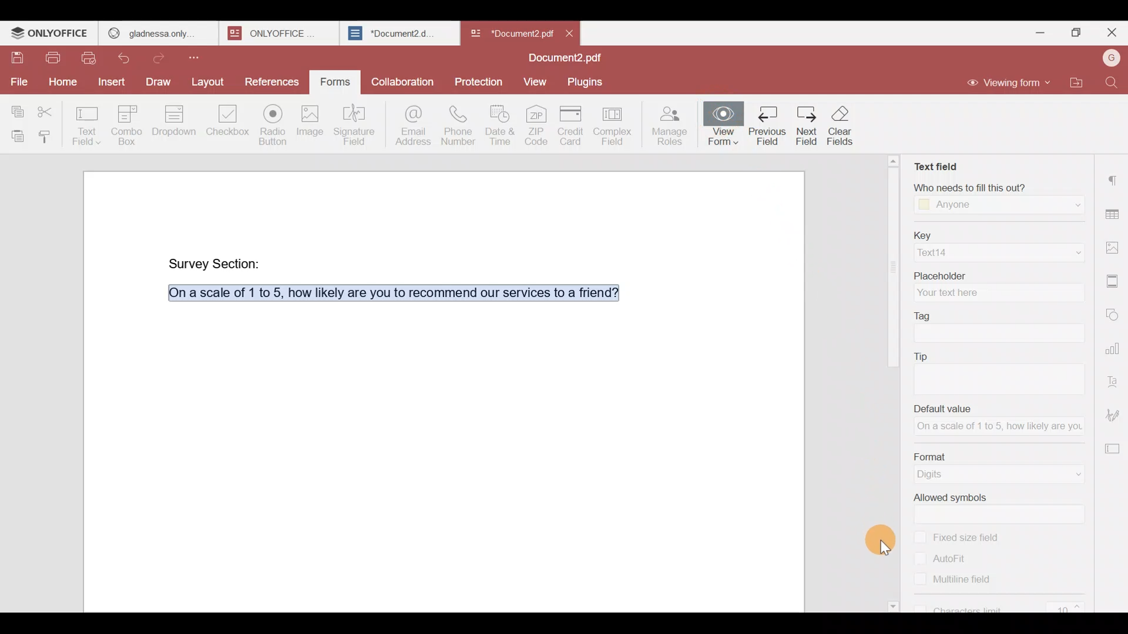 The width and height of the screenshot is (1128, 634). What do you see at coordinates (997, 497) in the screenshot?
I see `Allowed symbols` at bounding box center [997, 497].